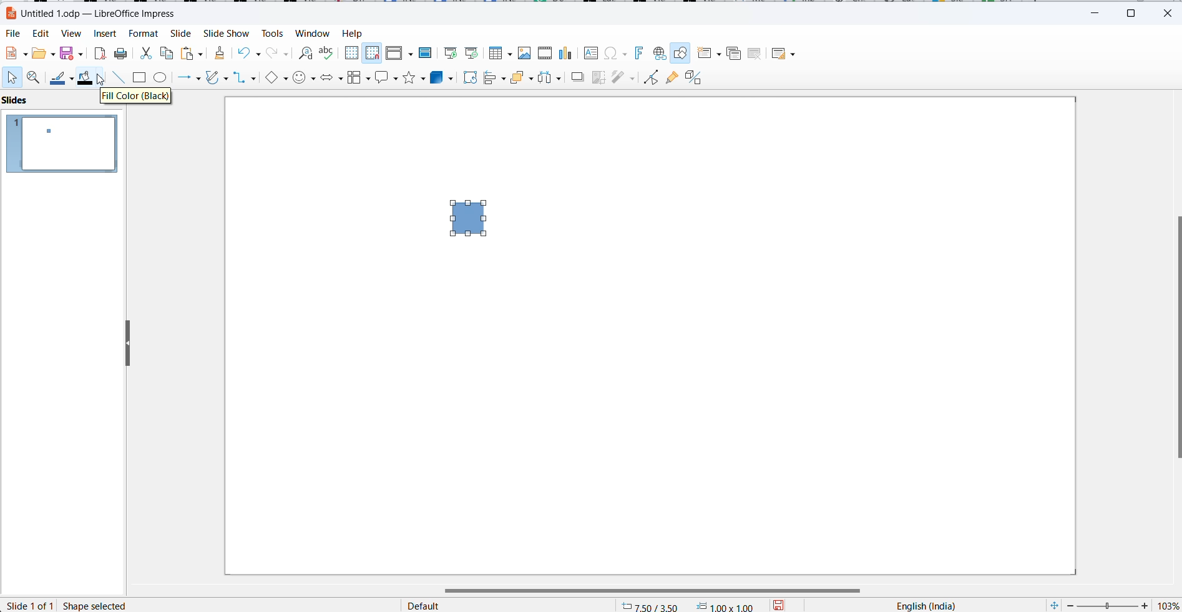 Image resolution: width=1182 pixels, height=612 pixels. I want to click on Insert charts, so click(568, 54).